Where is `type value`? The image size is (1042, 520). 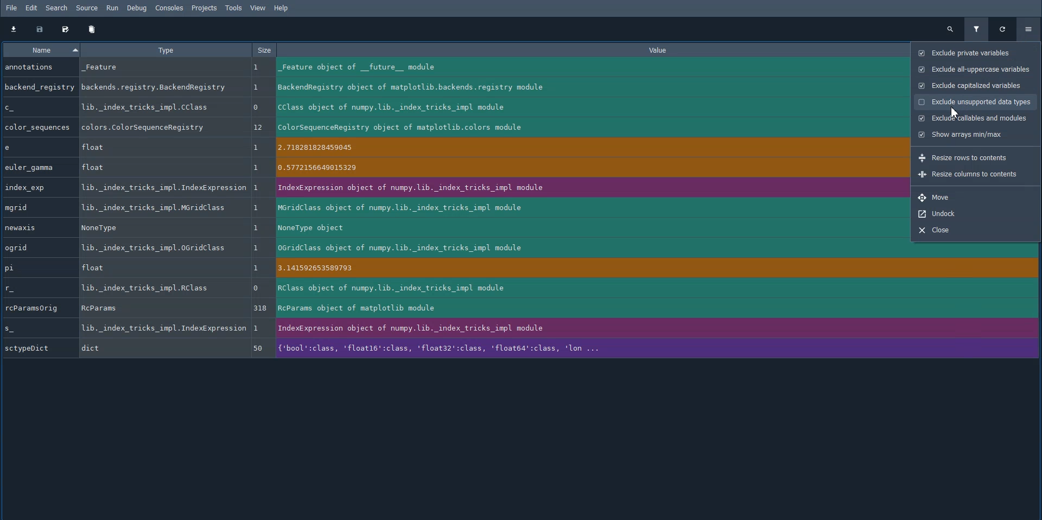 type value is located at coordinates (145, 288).